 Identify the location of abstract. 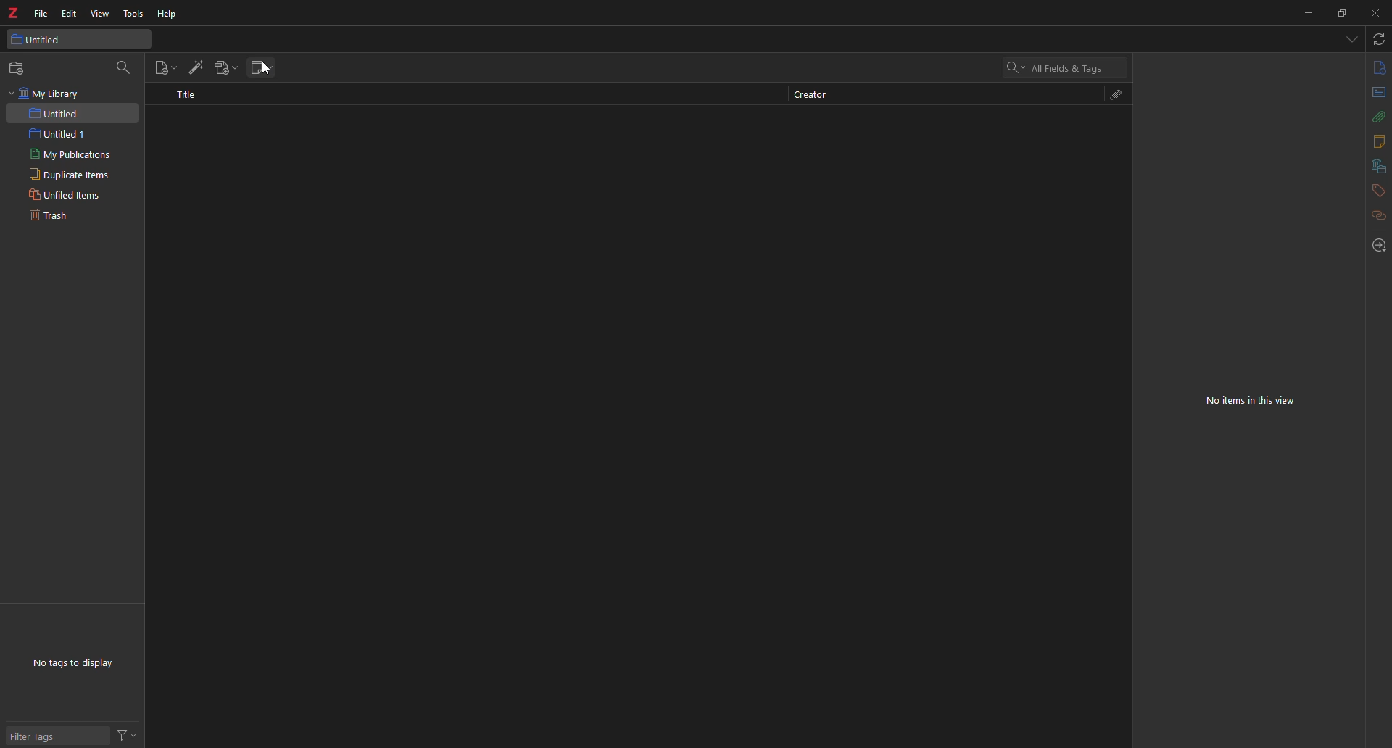
(1377, 93).